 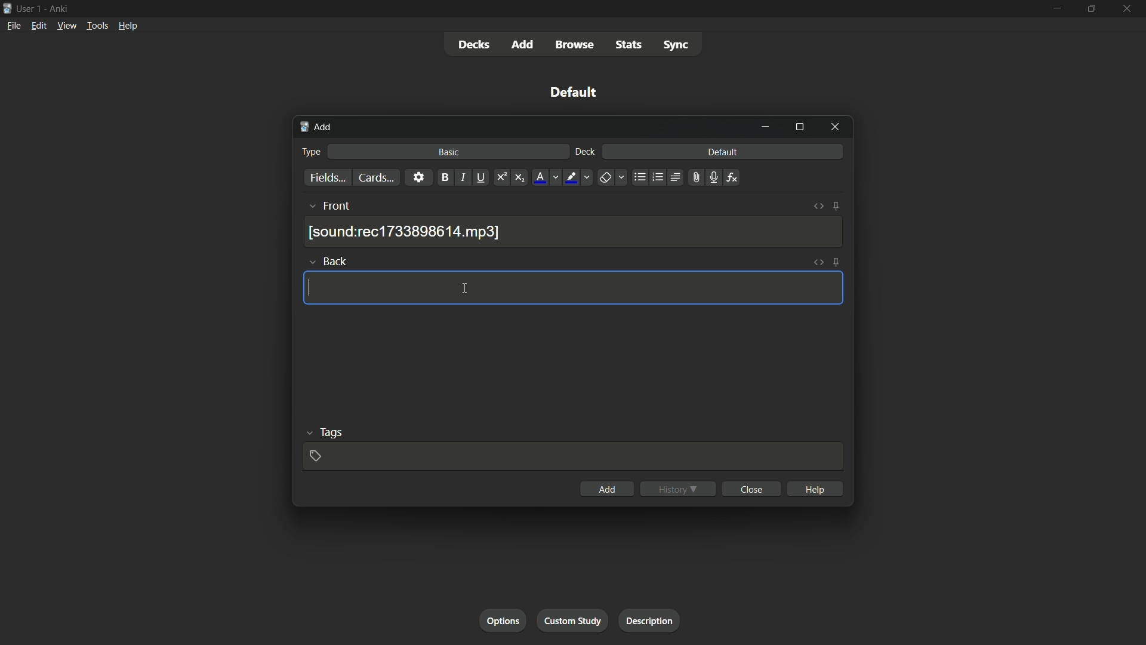 What do you see at coordinates (694, 177) in the screenshot?
I see `attach` at bounding box center [694, 177].